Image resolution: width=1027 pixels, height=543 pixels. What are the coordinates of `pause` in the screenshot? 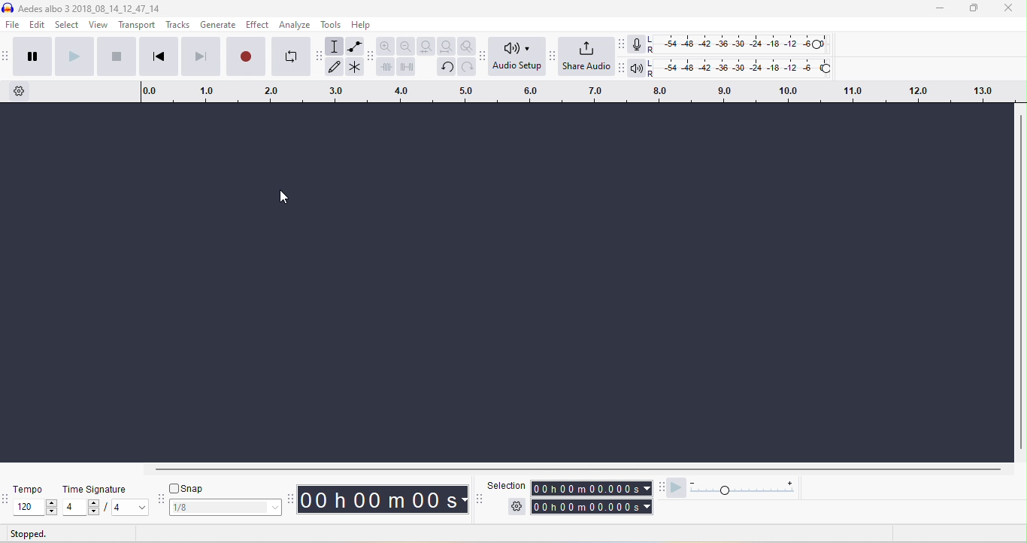 It's located at (32, 55).